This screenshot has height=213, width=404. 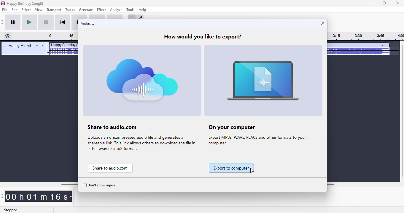 What do you see at coordinates (43, 46) in the screenshot?
I see `open menu` at bounding box center [43, 46].